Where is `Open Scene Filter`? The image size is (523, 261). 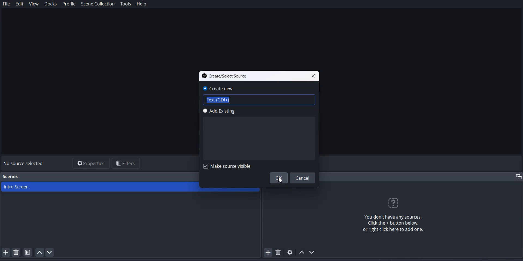 Open Scene Filter is located at coordinates (28, 252).